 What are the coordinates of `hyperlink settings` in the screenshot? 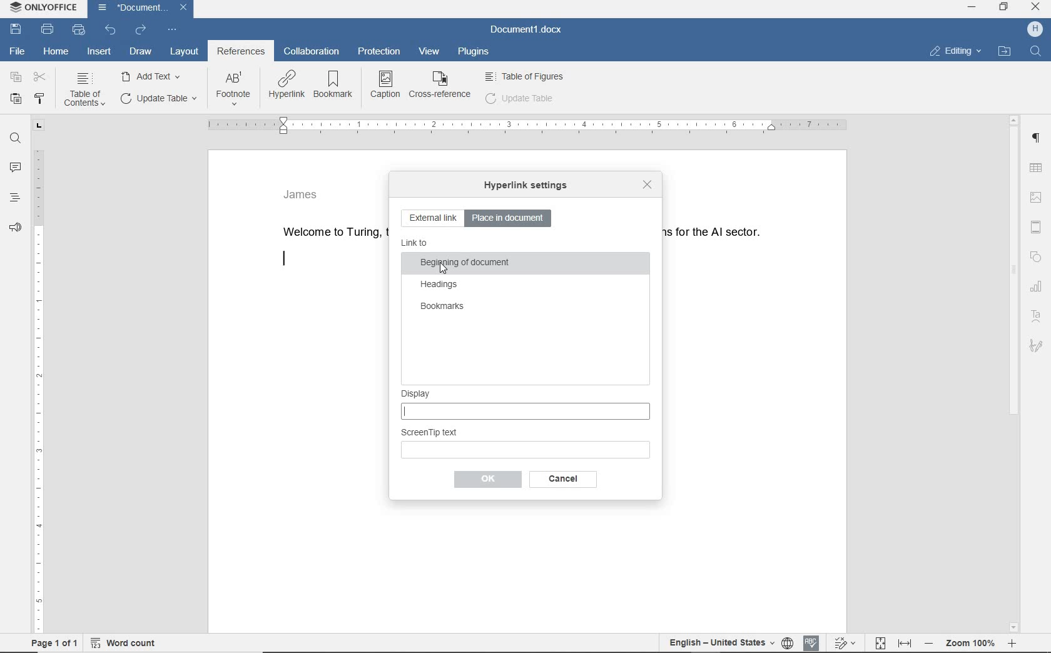 It's located at (525, 186).